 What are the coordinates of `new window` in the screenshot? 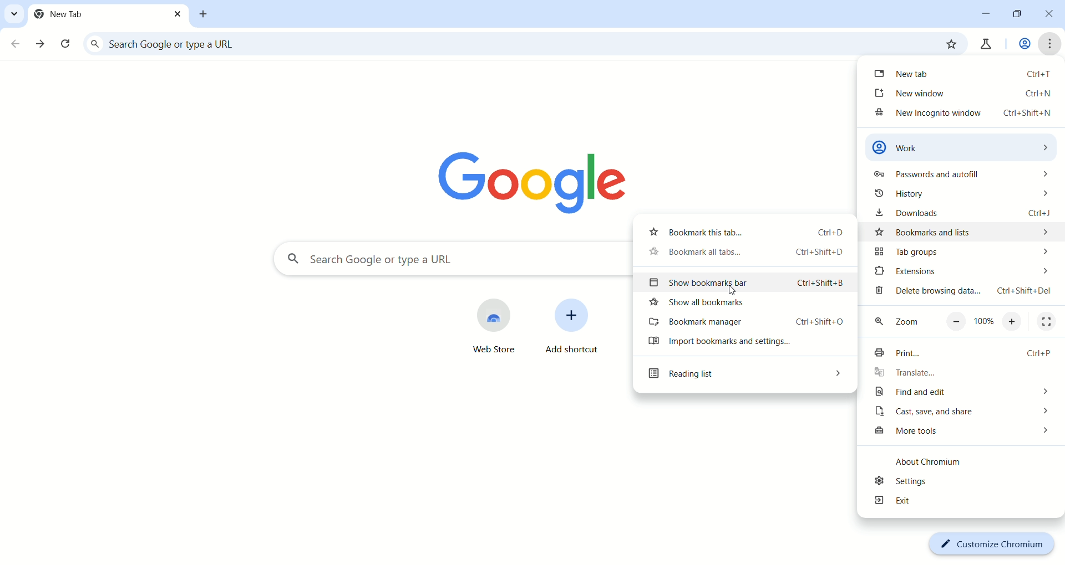 It's located at (964, 93).